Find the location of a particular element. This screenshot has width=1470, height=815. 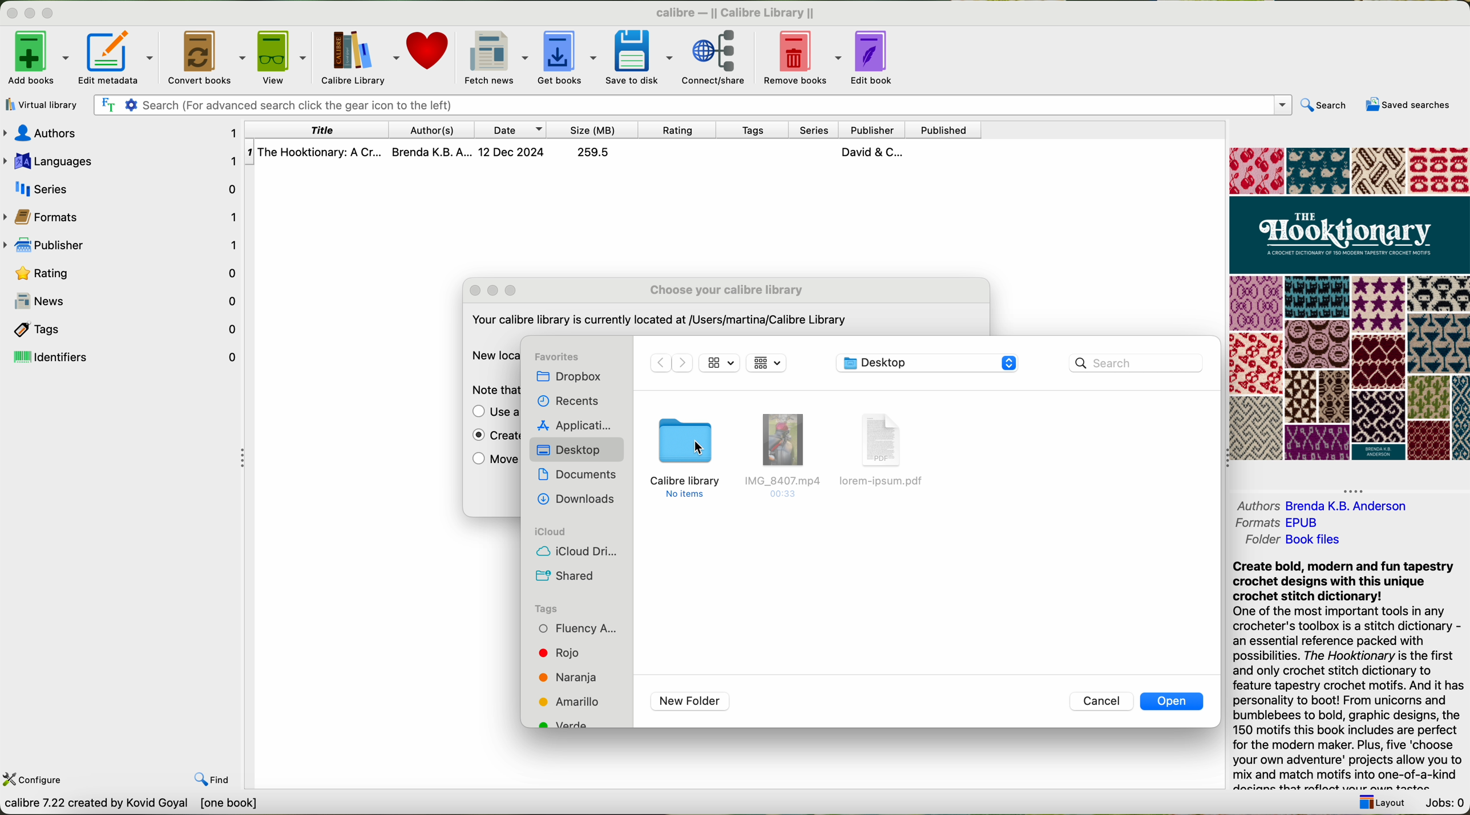

remove books is located at coordinates (801, 58).